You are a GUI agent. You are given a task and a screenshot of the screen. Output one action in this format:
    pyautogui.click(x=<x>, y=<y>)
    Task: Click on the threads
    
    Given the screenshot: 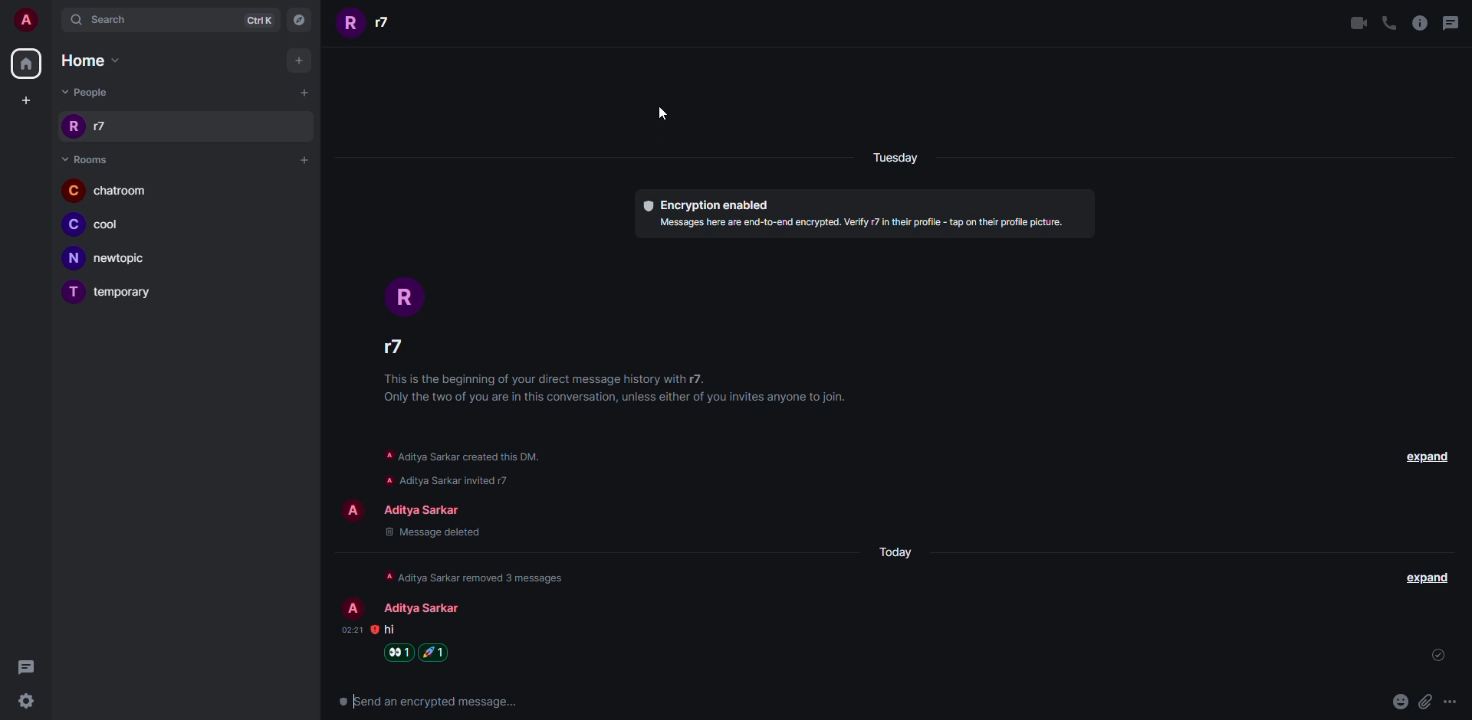 What is the action you would take?
    pyautogui.click(x=34, y=666)
    